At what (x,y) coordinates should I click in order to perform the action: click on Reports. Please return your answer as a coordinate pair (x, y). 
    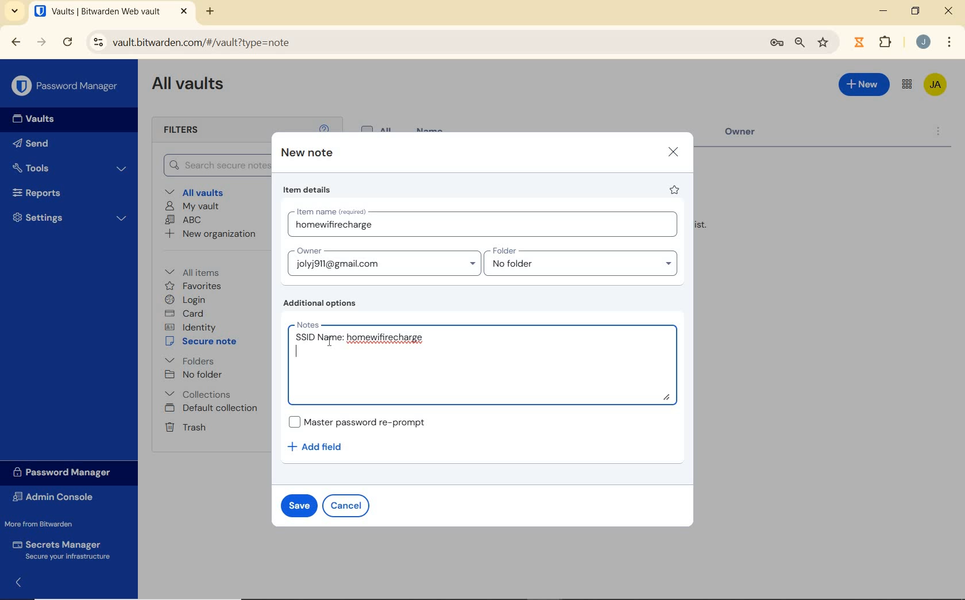
    Looking at the image, I should click on (65, 191).